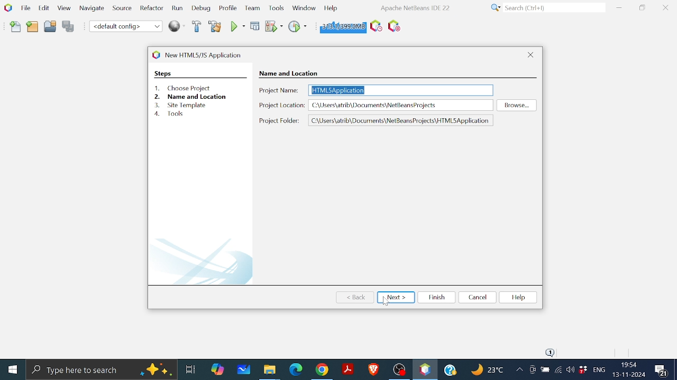  What do you see at coordinates (42, 7) in the screenshot?
I see `Edit` at bounding box center [42, 7].